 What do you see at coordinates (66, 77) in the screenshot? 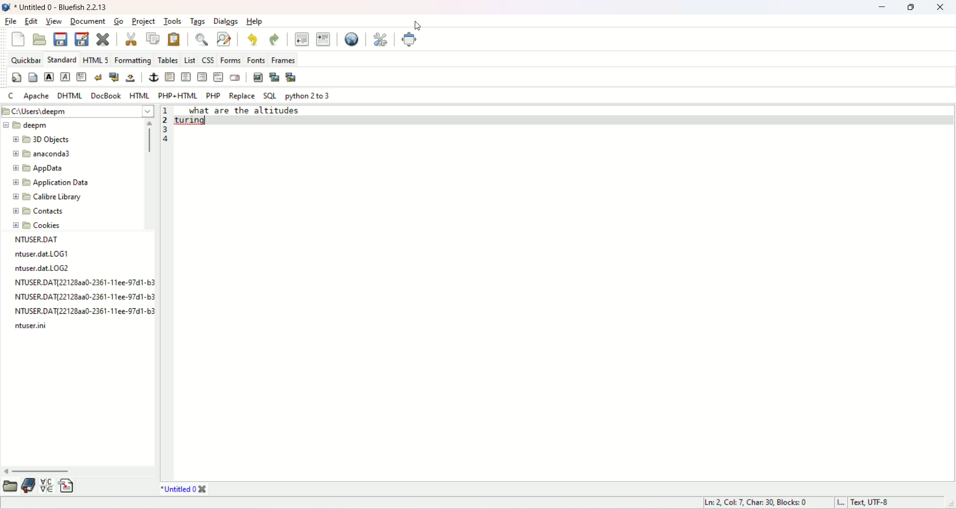
I see `emphasize` at bounding box center [66, 77].